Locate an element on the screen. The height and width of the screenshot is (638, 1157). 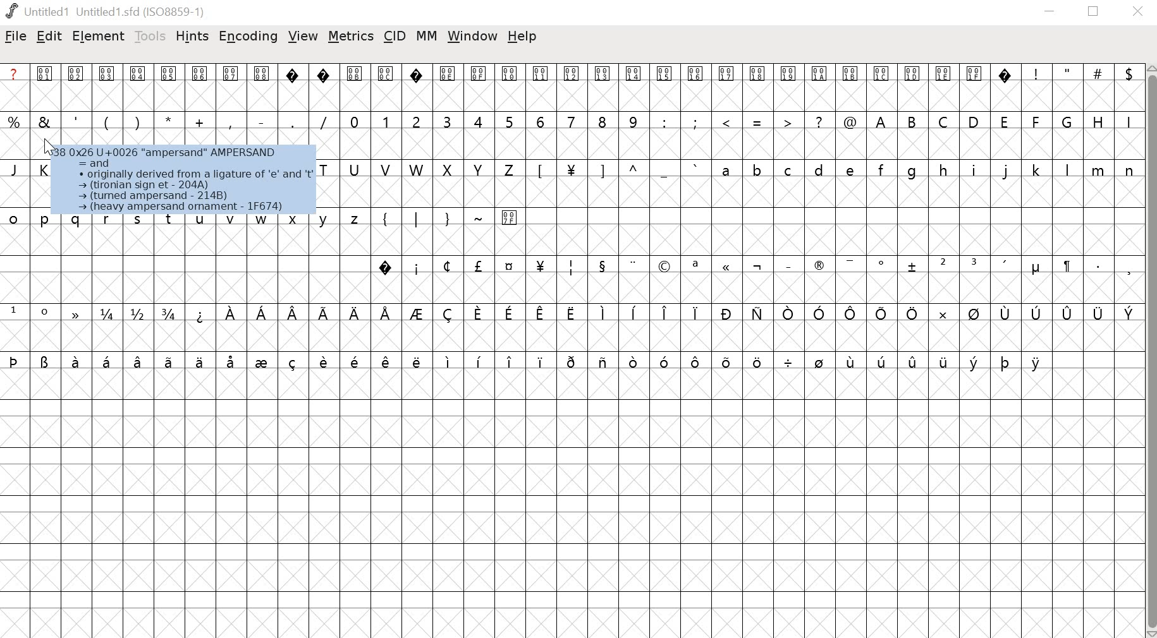
symbol is located at coordinates (541, 361).